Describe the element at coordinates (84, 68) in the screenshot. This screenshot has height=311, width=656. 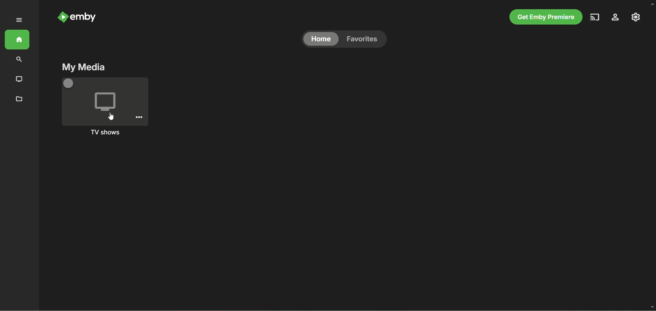
I see `my media` at that location.